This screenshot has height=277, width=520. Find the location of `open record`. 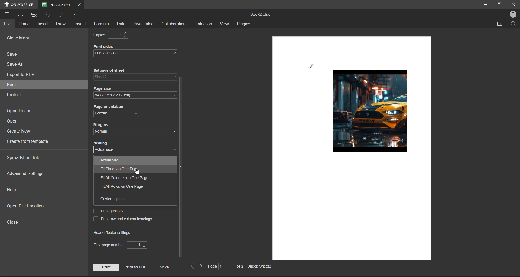

open record is located at coordinates (21, 111).